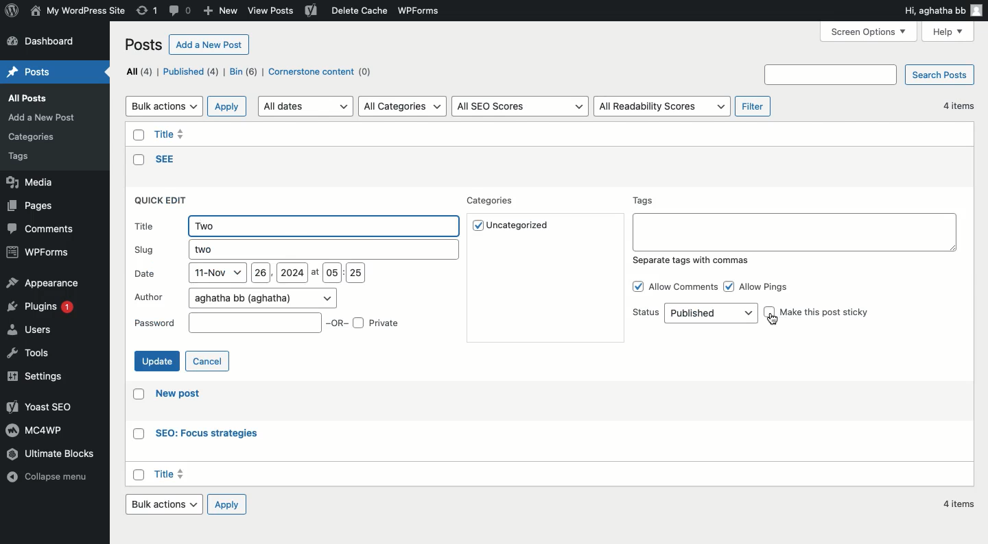  I want to click on Comment, so click(181, 10).